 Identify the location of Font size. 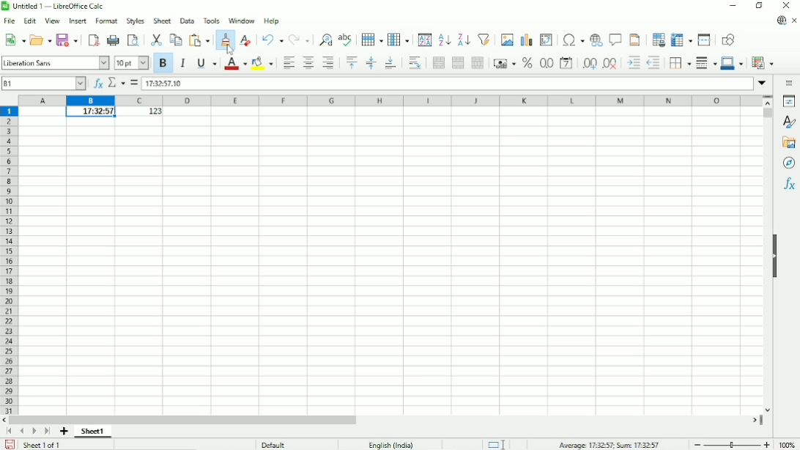
(130, 63).